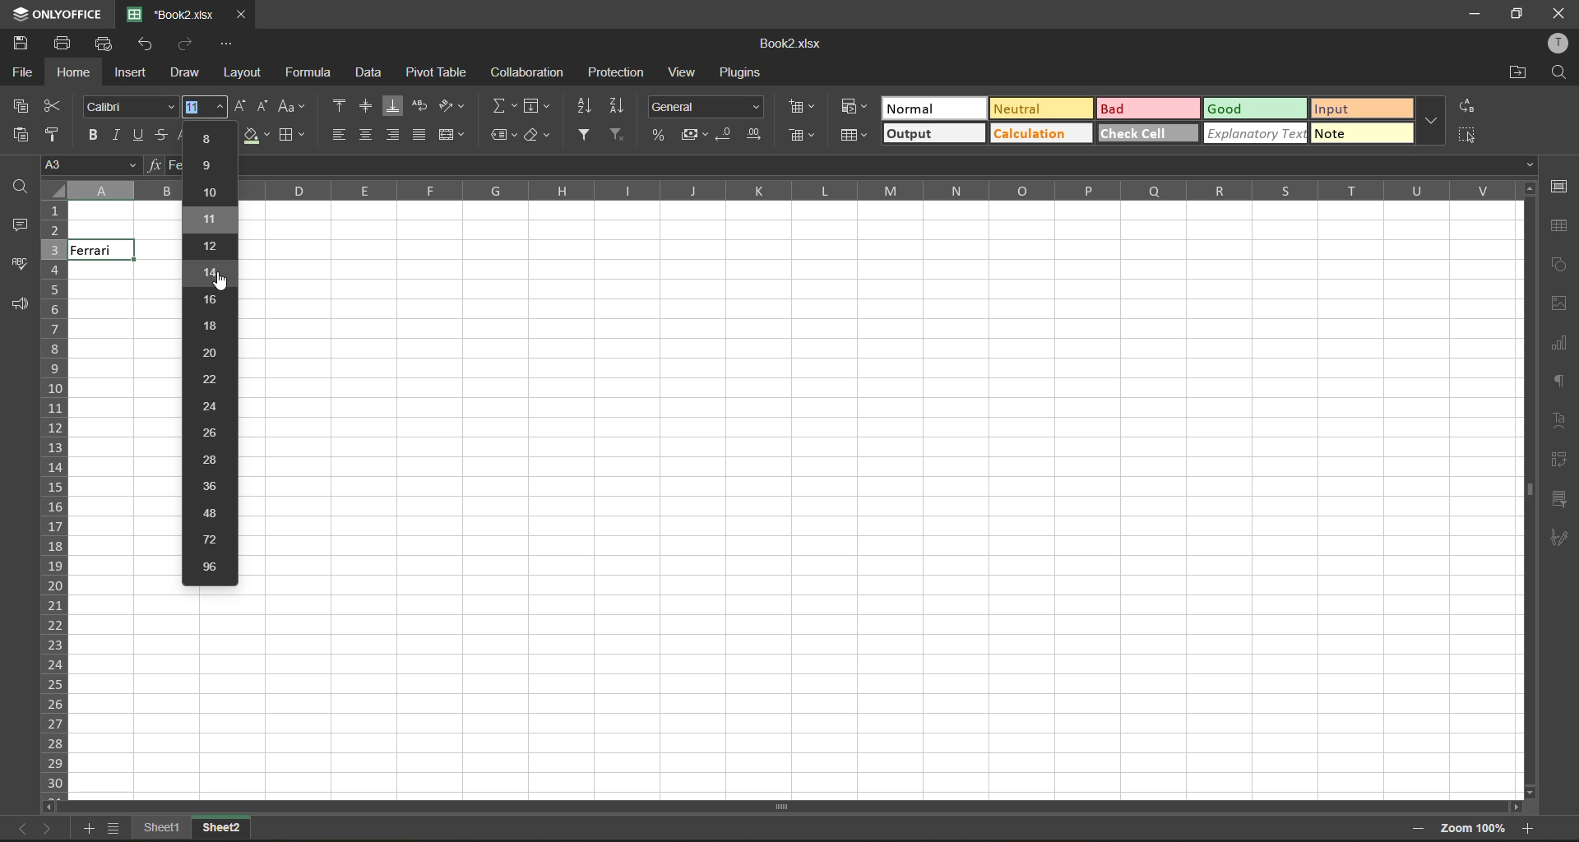 The width and height of the screenshot is (1579, 842). What do you see at coordinates (337, 104) in the screenshot?
I see `align top` at bounding box center [337, 104].